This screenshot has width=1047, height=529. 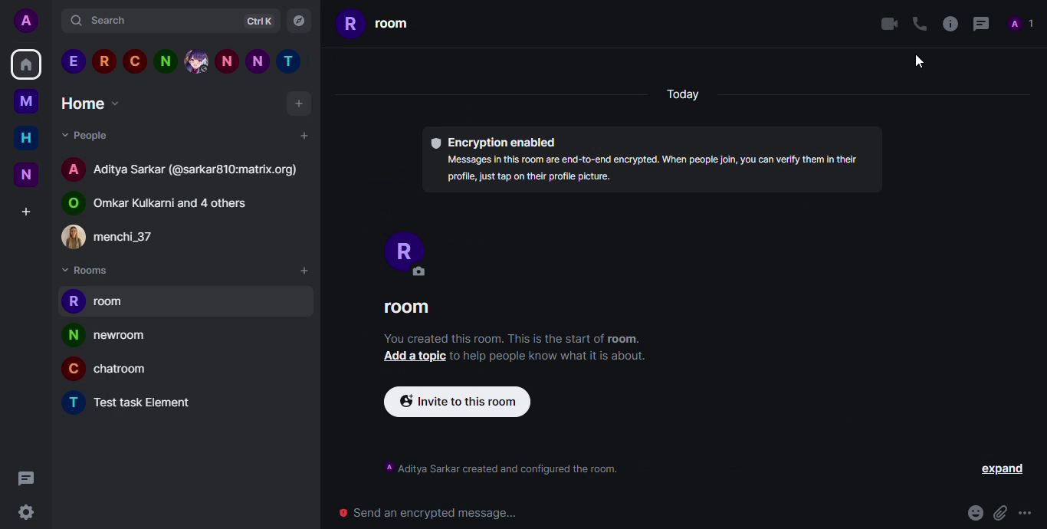 What do you see at coordinates (684, 98) in the screenshot?
I see `today` at bounding box center [684, 98].